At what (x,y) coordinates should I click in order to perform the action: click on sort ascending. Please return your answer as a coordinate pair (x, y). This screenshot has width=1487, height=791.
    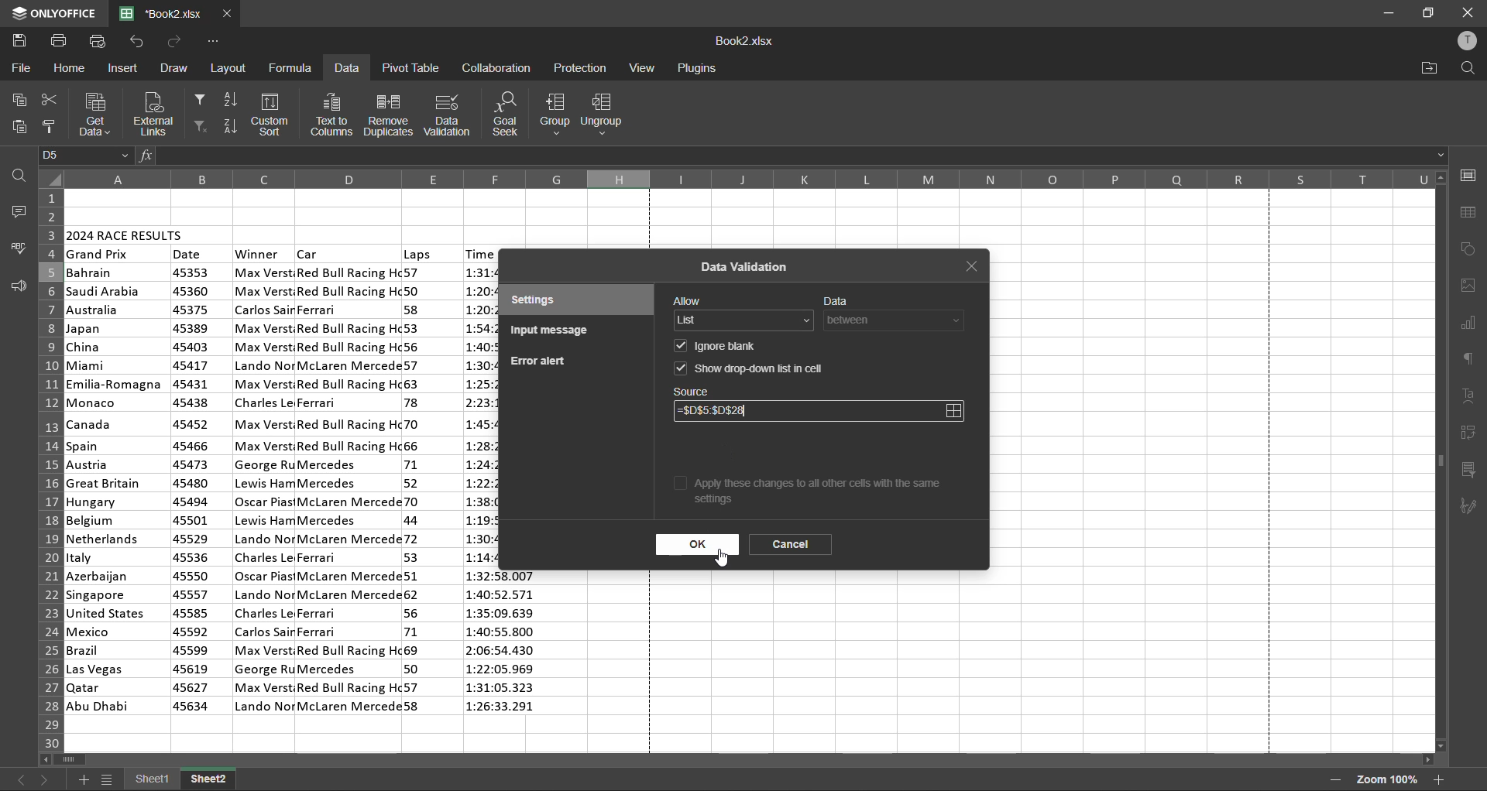
    Looking at the image, I should click on (231, 101).